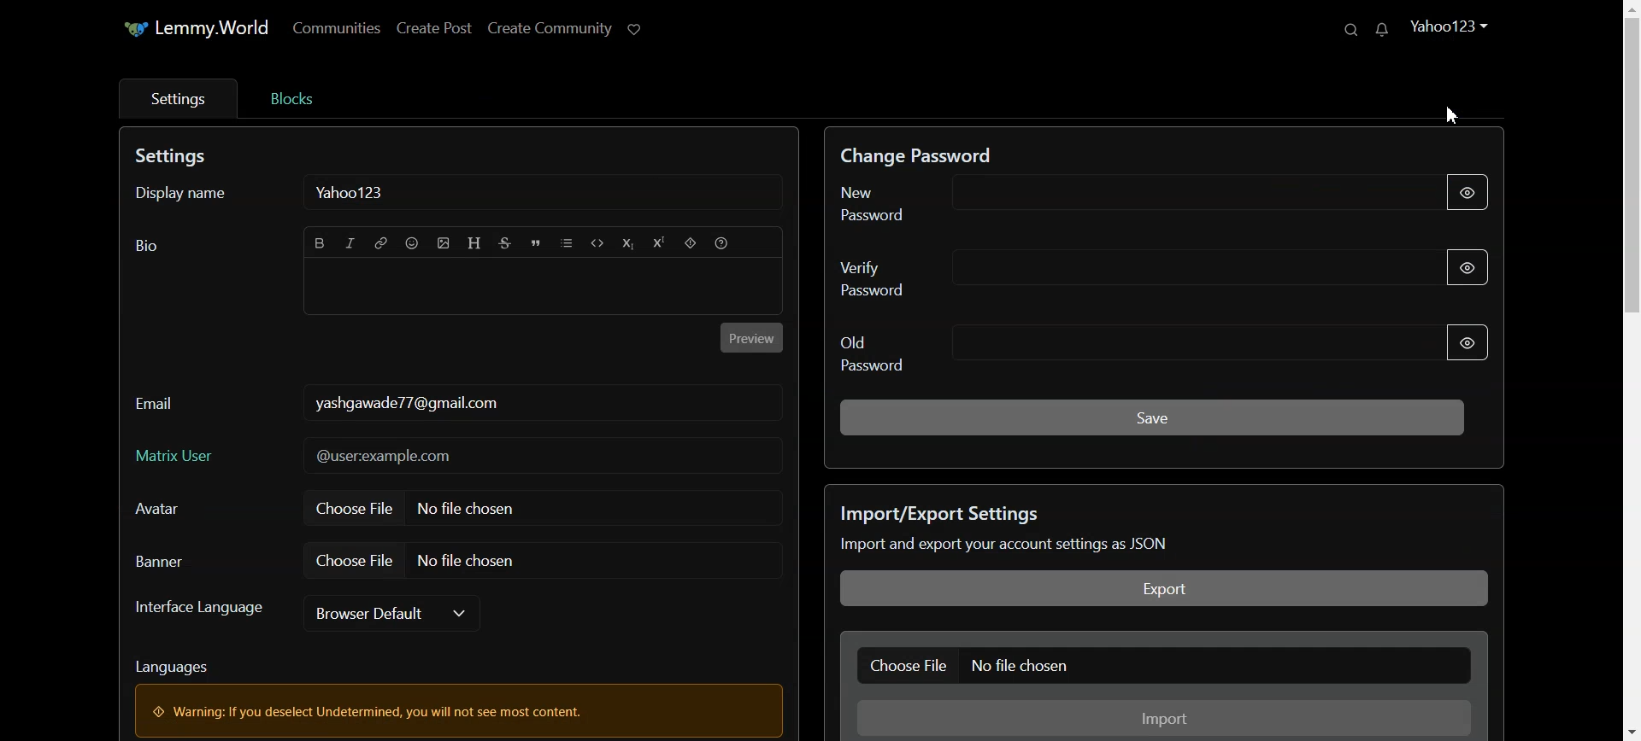  Describe the element at coordinates (1164, 664) in the screenshot. I see `Choose File` at that location.